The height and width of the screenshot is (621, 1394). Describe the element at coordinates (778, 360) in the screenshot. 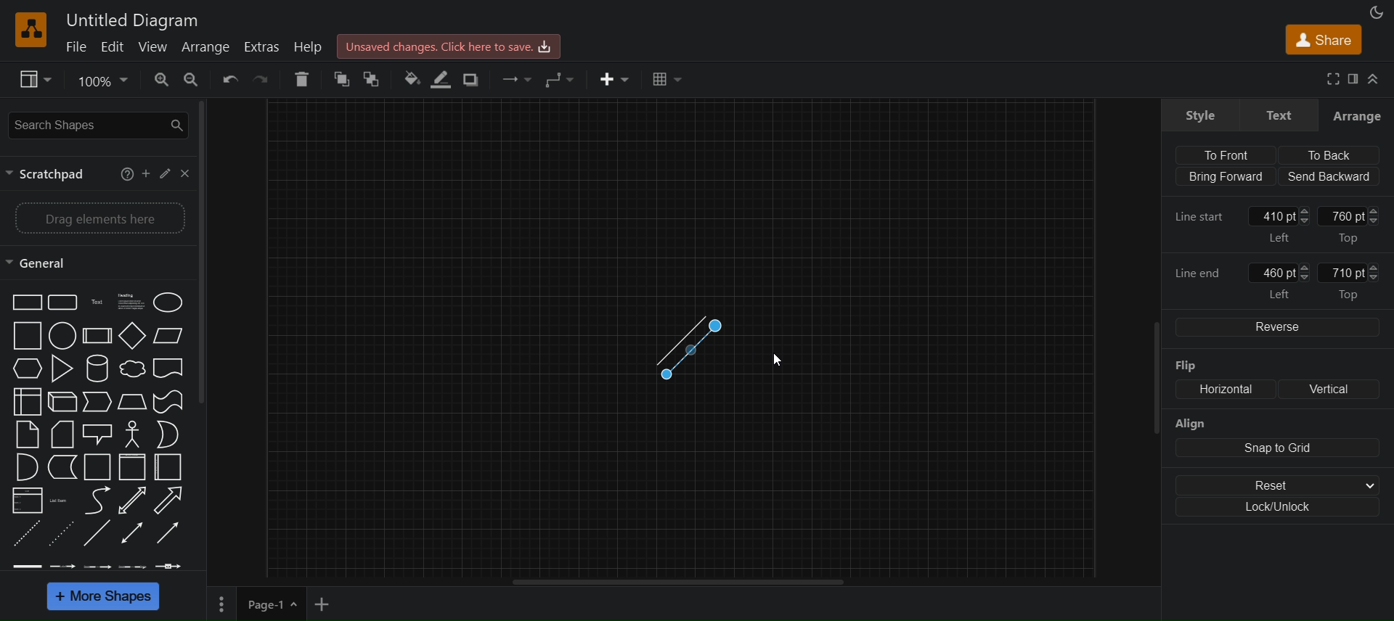

I see `cursor` at that location.